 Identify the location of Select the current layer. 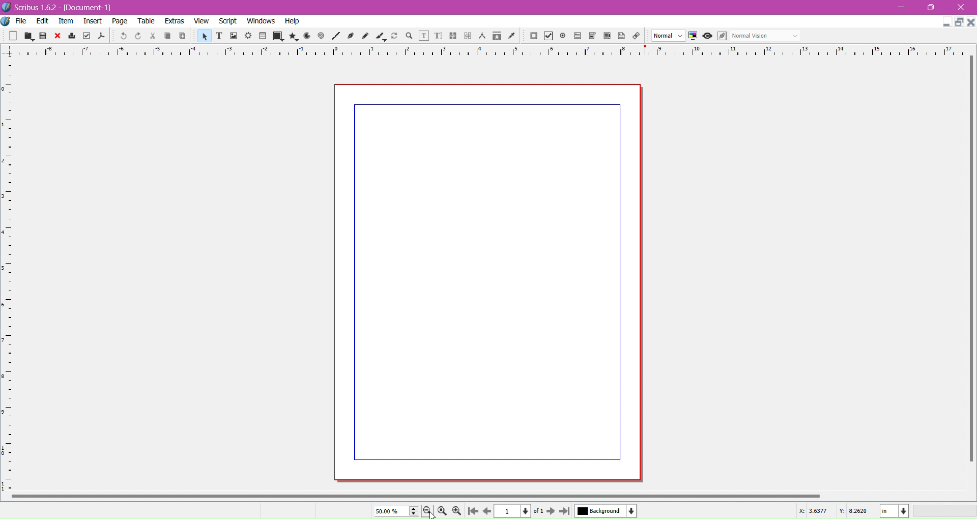
(606, 510).